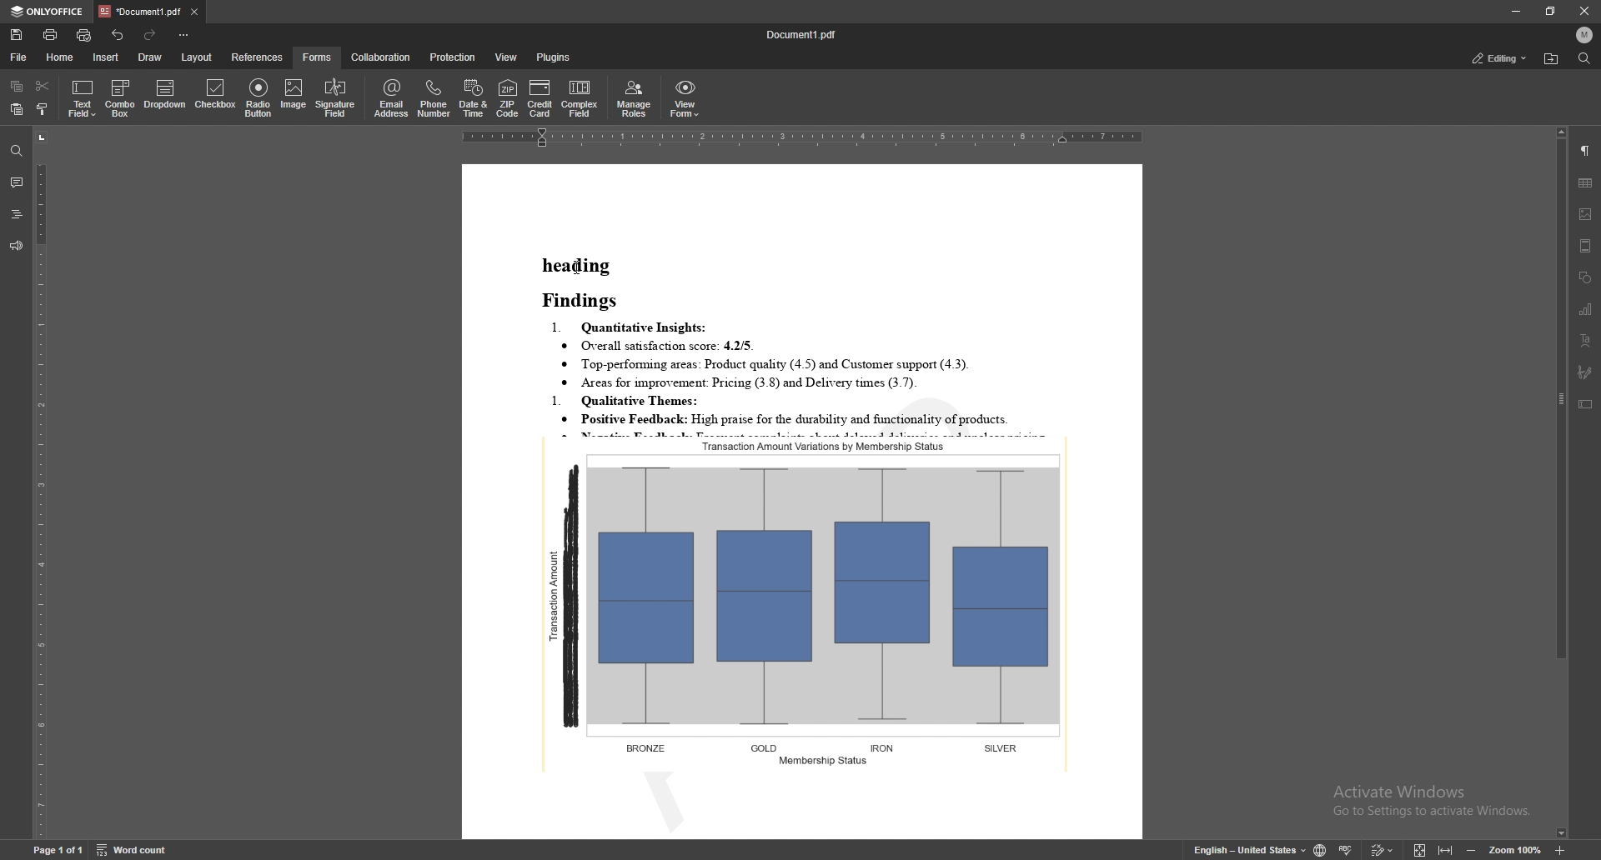 This screenshot has height=860, width=1601. What do you see at coordinates (1585, 150) in the screenshot?
I see `paragraph` at bounding box center [1585, 150].